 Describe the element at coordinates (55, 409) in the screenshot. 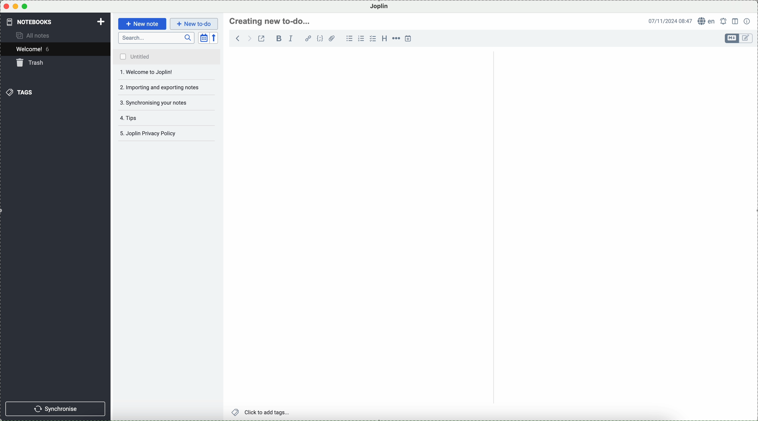

I see `synchronise button` at that location.